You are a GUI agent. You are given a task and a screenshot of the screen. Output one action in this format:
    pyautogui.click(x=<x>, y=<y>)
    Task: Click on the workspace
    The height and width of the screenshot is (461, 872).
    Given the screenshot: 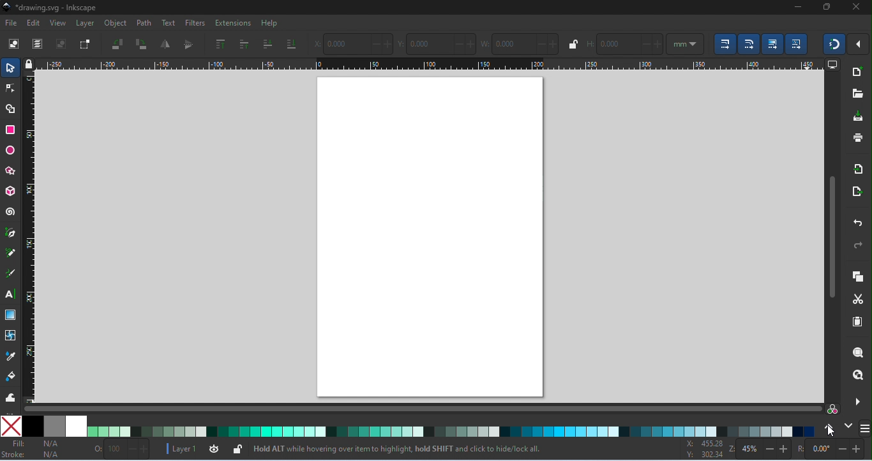 What is the action you would take?
    pyautogui.click(x=432, y=238)
    